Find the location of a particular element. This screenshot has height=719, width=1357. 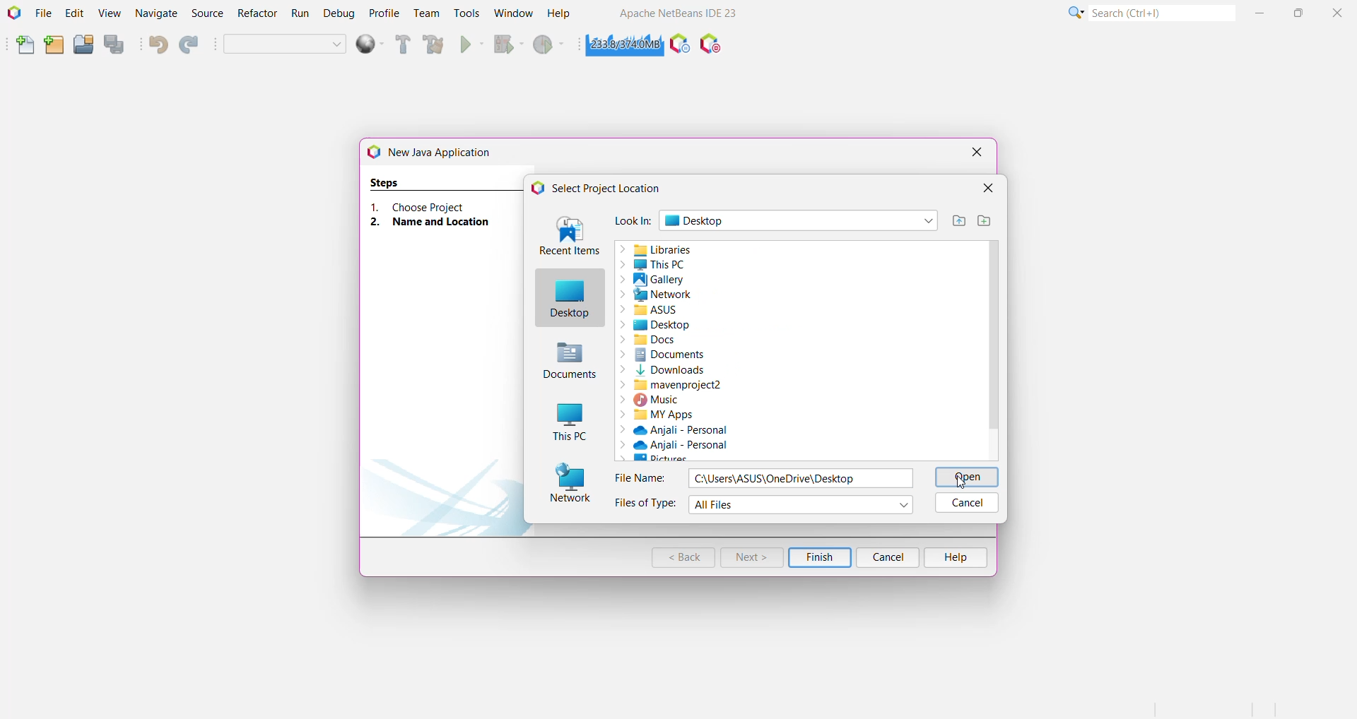

Recent Items is located at coordinates (568, 237).